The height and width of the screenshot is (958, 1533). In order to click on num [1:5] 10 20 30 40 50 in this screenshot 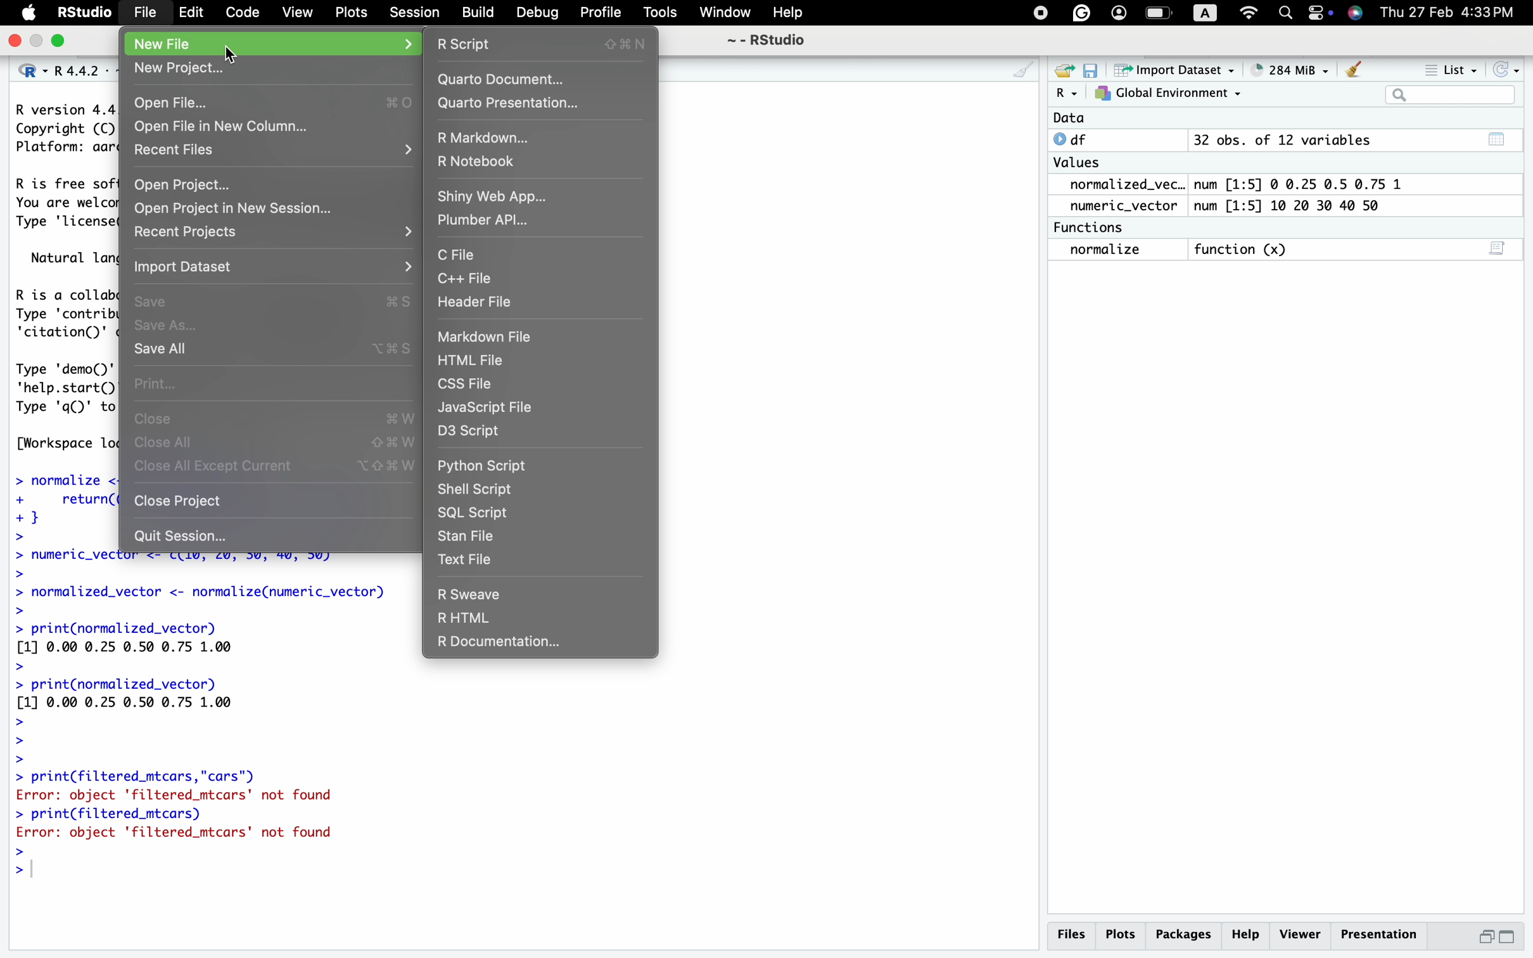, I will do `click(1299, 205)`.